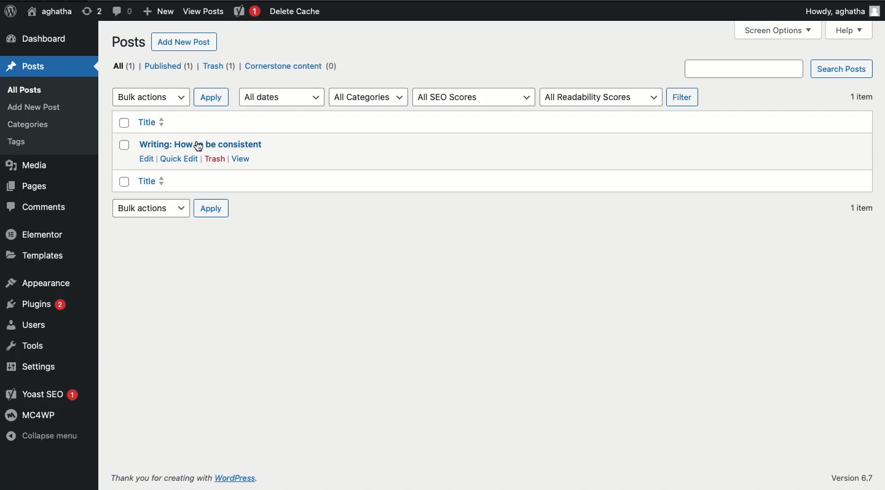 The image size is (885, 490). What do you see at coordinates (40, 208) in the screenshot?
I see `Comments` at bounding box center [40, 208].